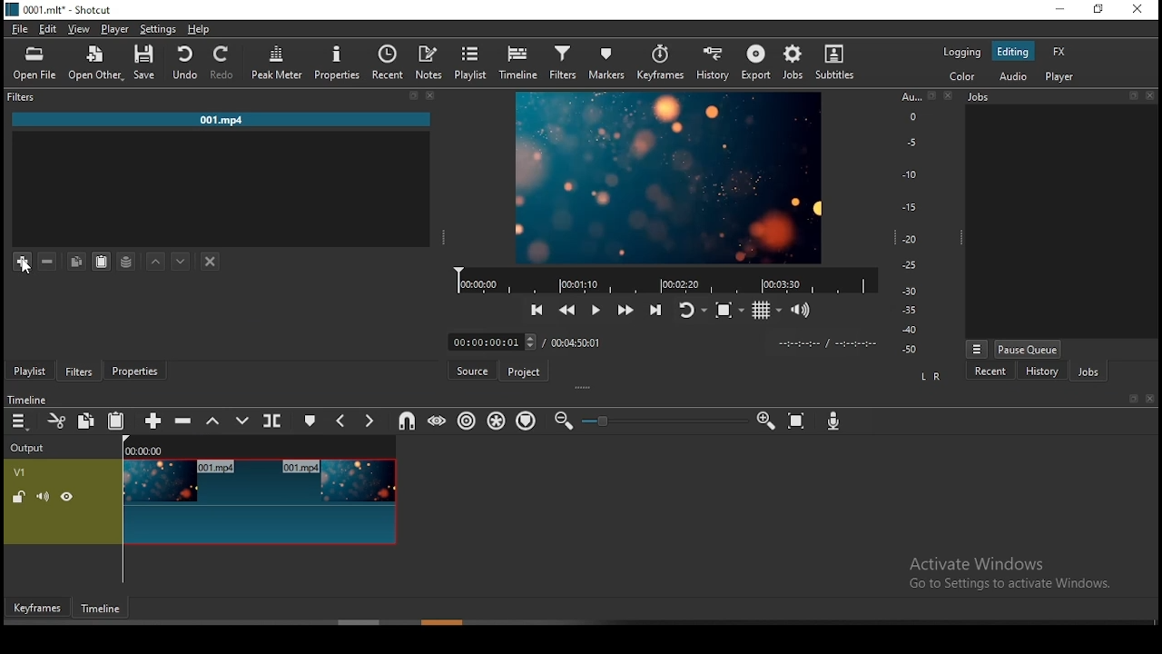 The width and height of the screenshot is (1162, 654). What do you see at coordinates (833, 421) in the screenshot?
I see `record audio` at bounding box center [833, 421].